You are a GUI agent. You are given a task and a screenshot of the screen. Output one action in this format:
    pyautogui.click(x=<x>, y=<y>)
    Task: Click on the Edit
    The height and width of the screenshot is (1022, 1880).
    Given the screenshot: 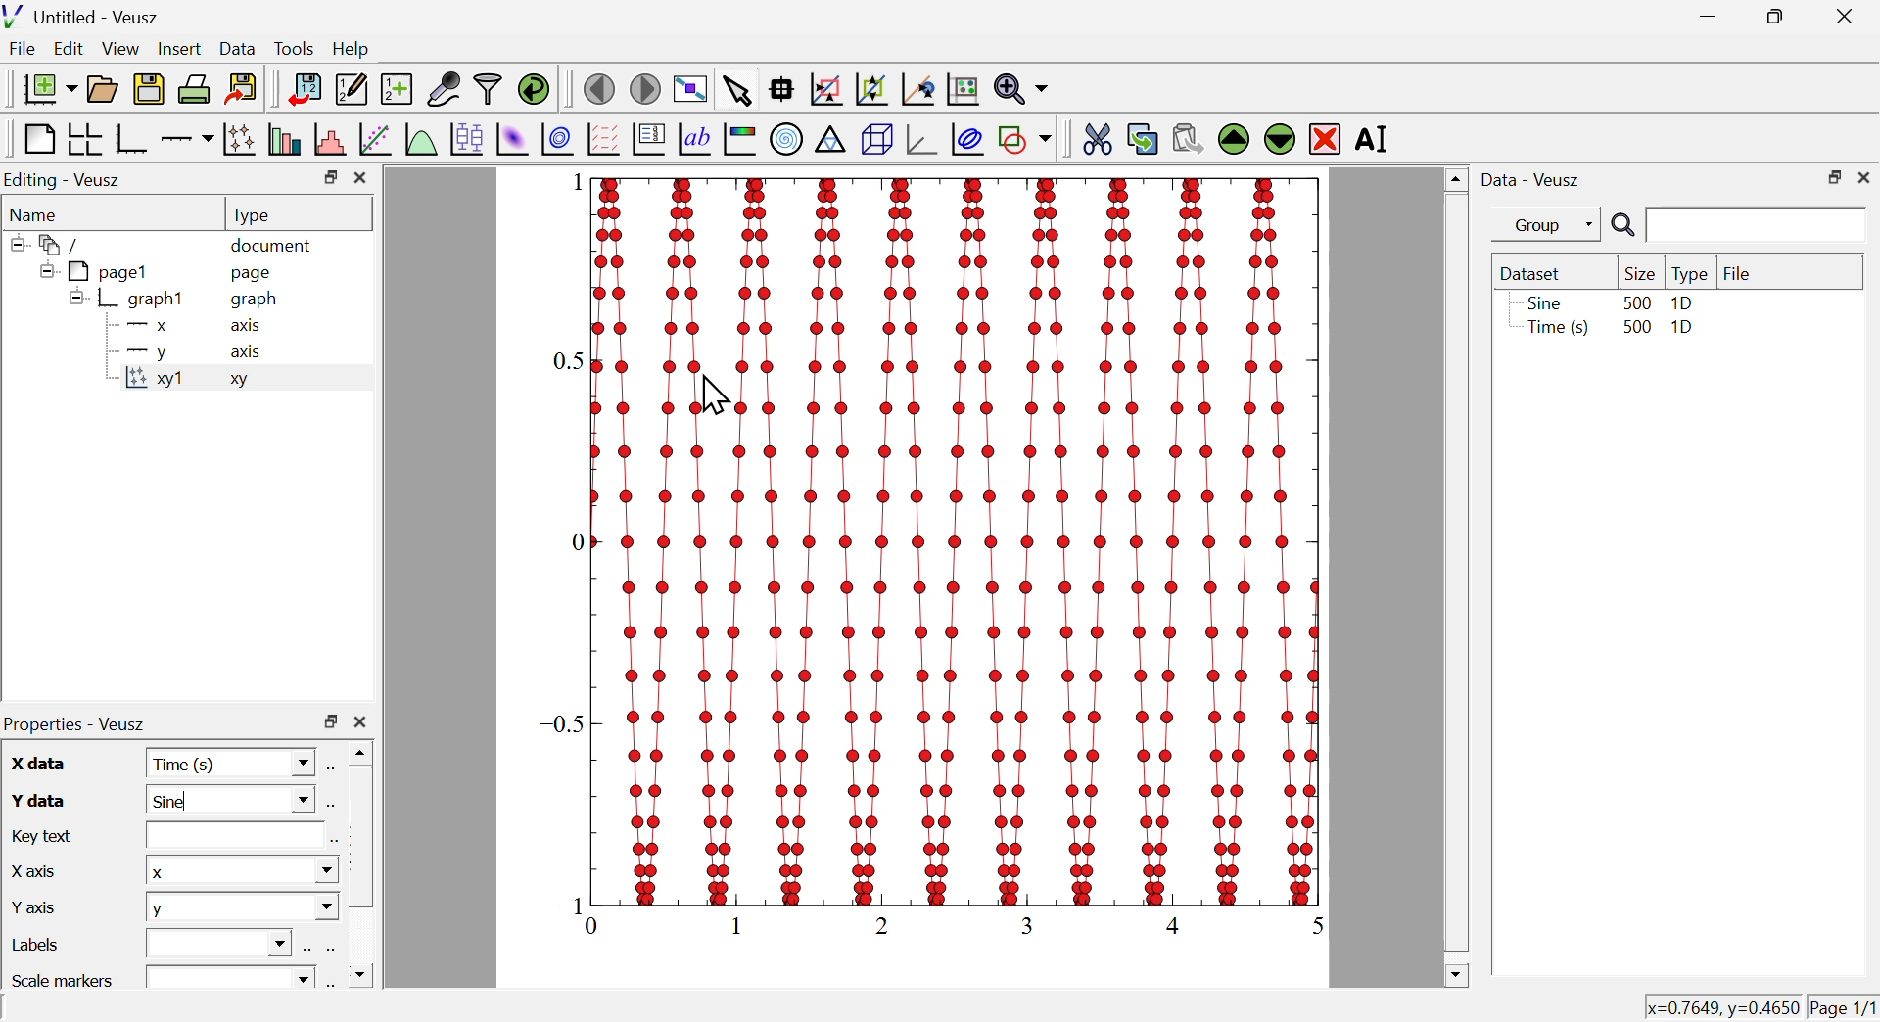 What is the action you would take?
    pyautogui.click(x=70, y=50)
    